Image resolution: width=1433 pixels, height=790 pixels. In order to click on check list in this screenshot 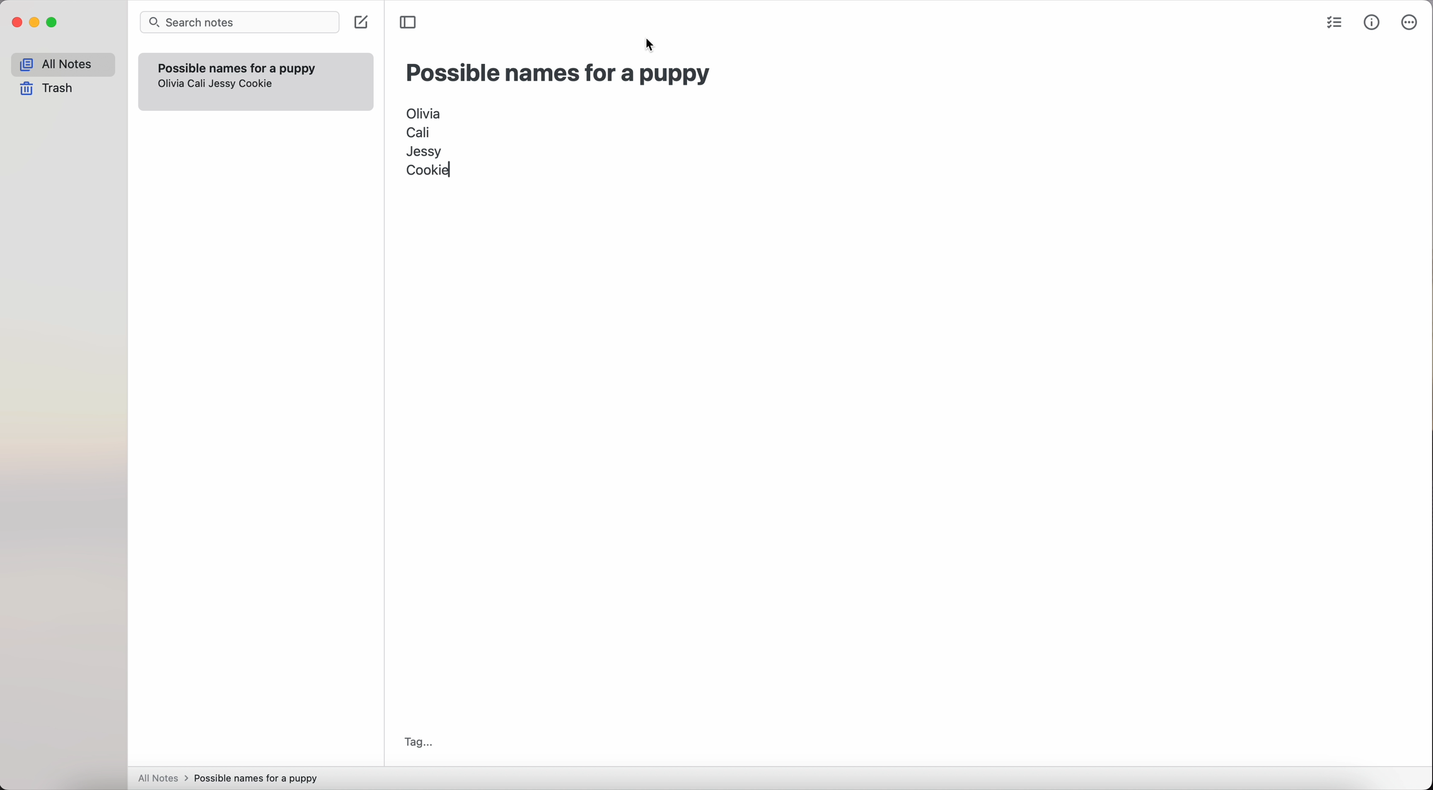, I will do `click(1333, 24)`.